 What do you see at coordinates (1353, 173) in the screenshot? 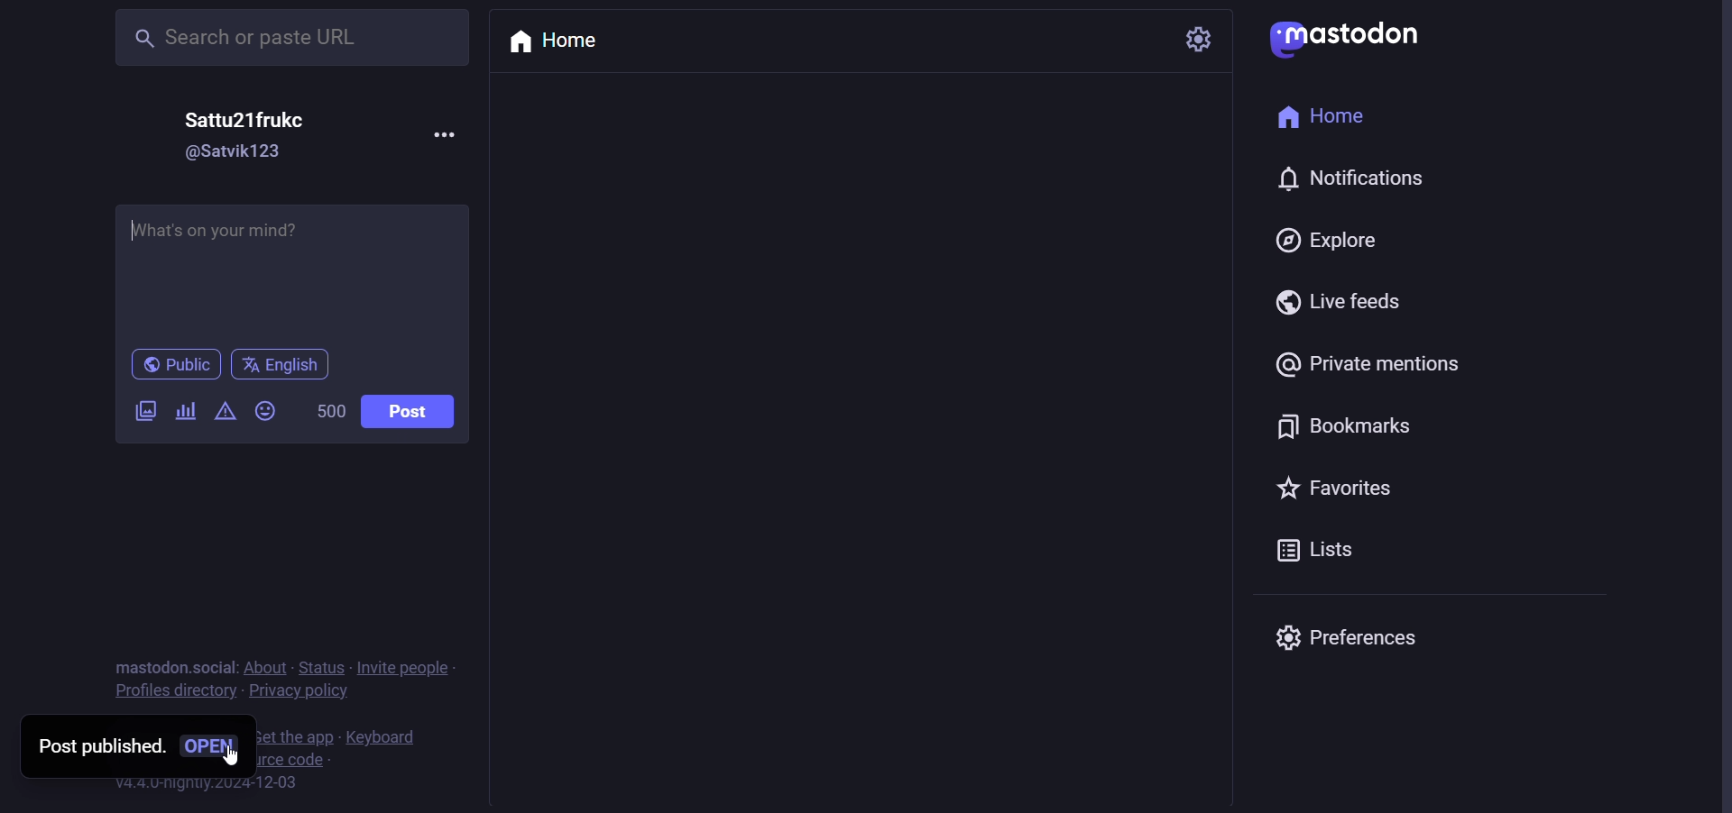
I see `notification` at bounding box center [1353, 173].